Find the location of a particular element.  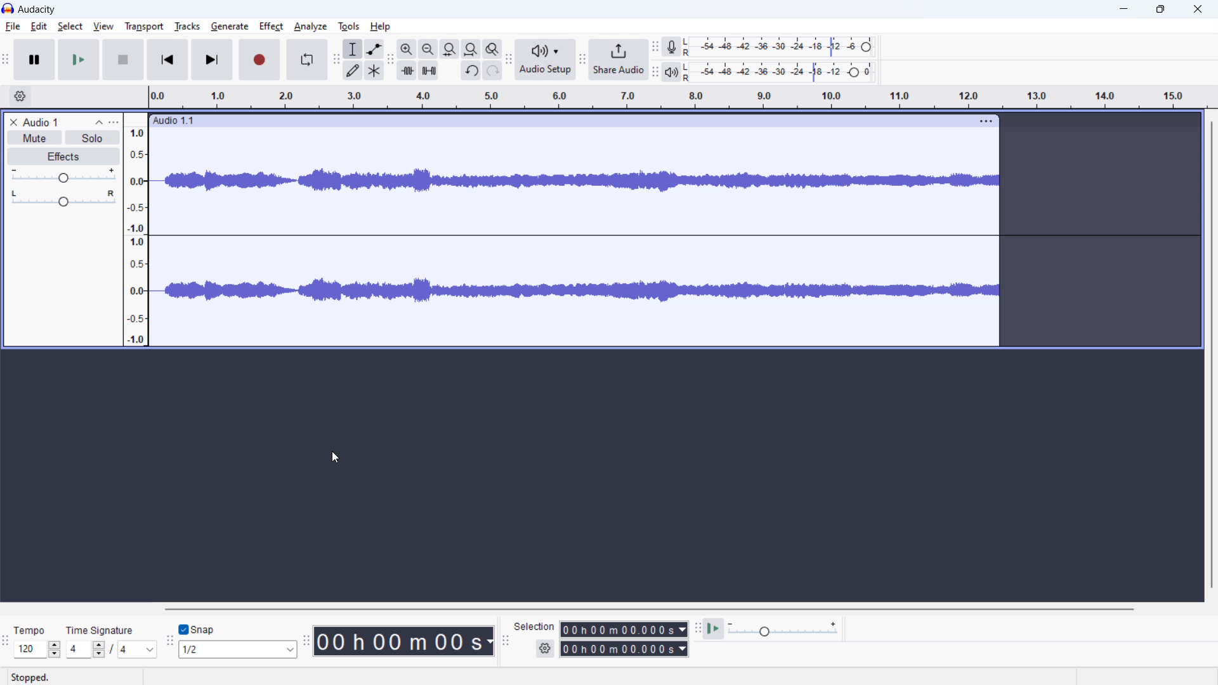

zoom in is located at coordinates (407, 49).